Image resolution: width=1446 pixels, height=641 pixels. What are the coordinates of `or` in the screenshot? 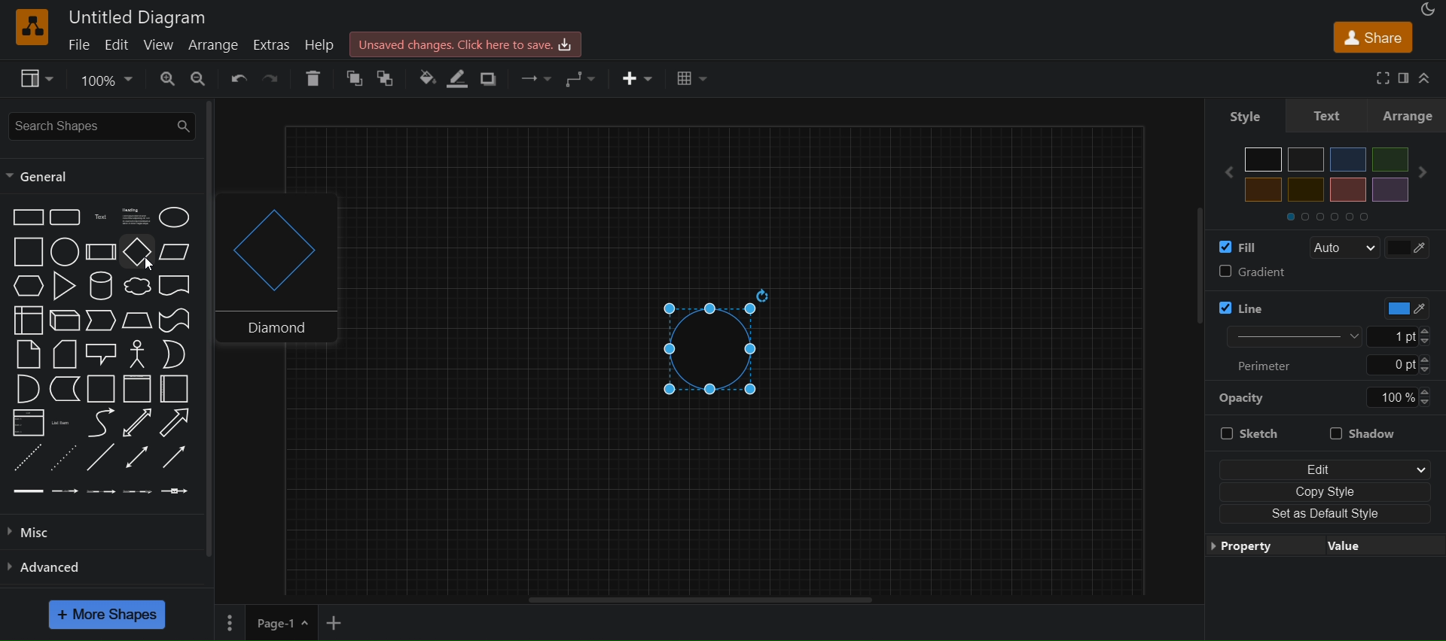 It's located at (175, 354).